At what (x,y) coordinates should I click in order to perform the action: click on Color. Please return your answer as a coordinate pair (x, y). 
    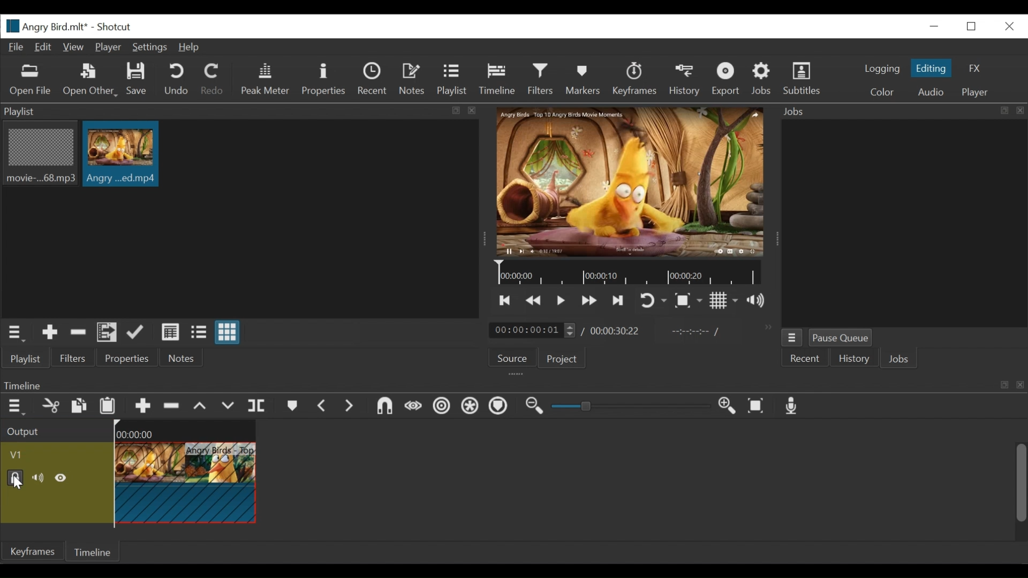
    Looking at the image, I should click on (885, 92).